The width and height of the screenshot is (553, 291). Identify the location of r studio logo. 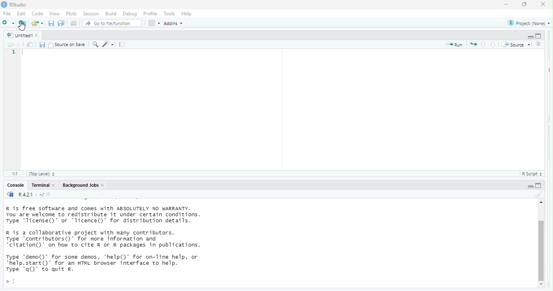
(11, 195).